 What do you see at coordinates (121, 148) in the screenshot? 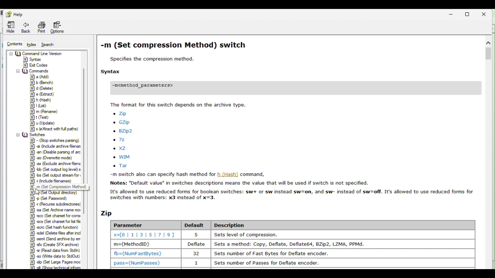
I see `xz` at bounding box center [121, 148].